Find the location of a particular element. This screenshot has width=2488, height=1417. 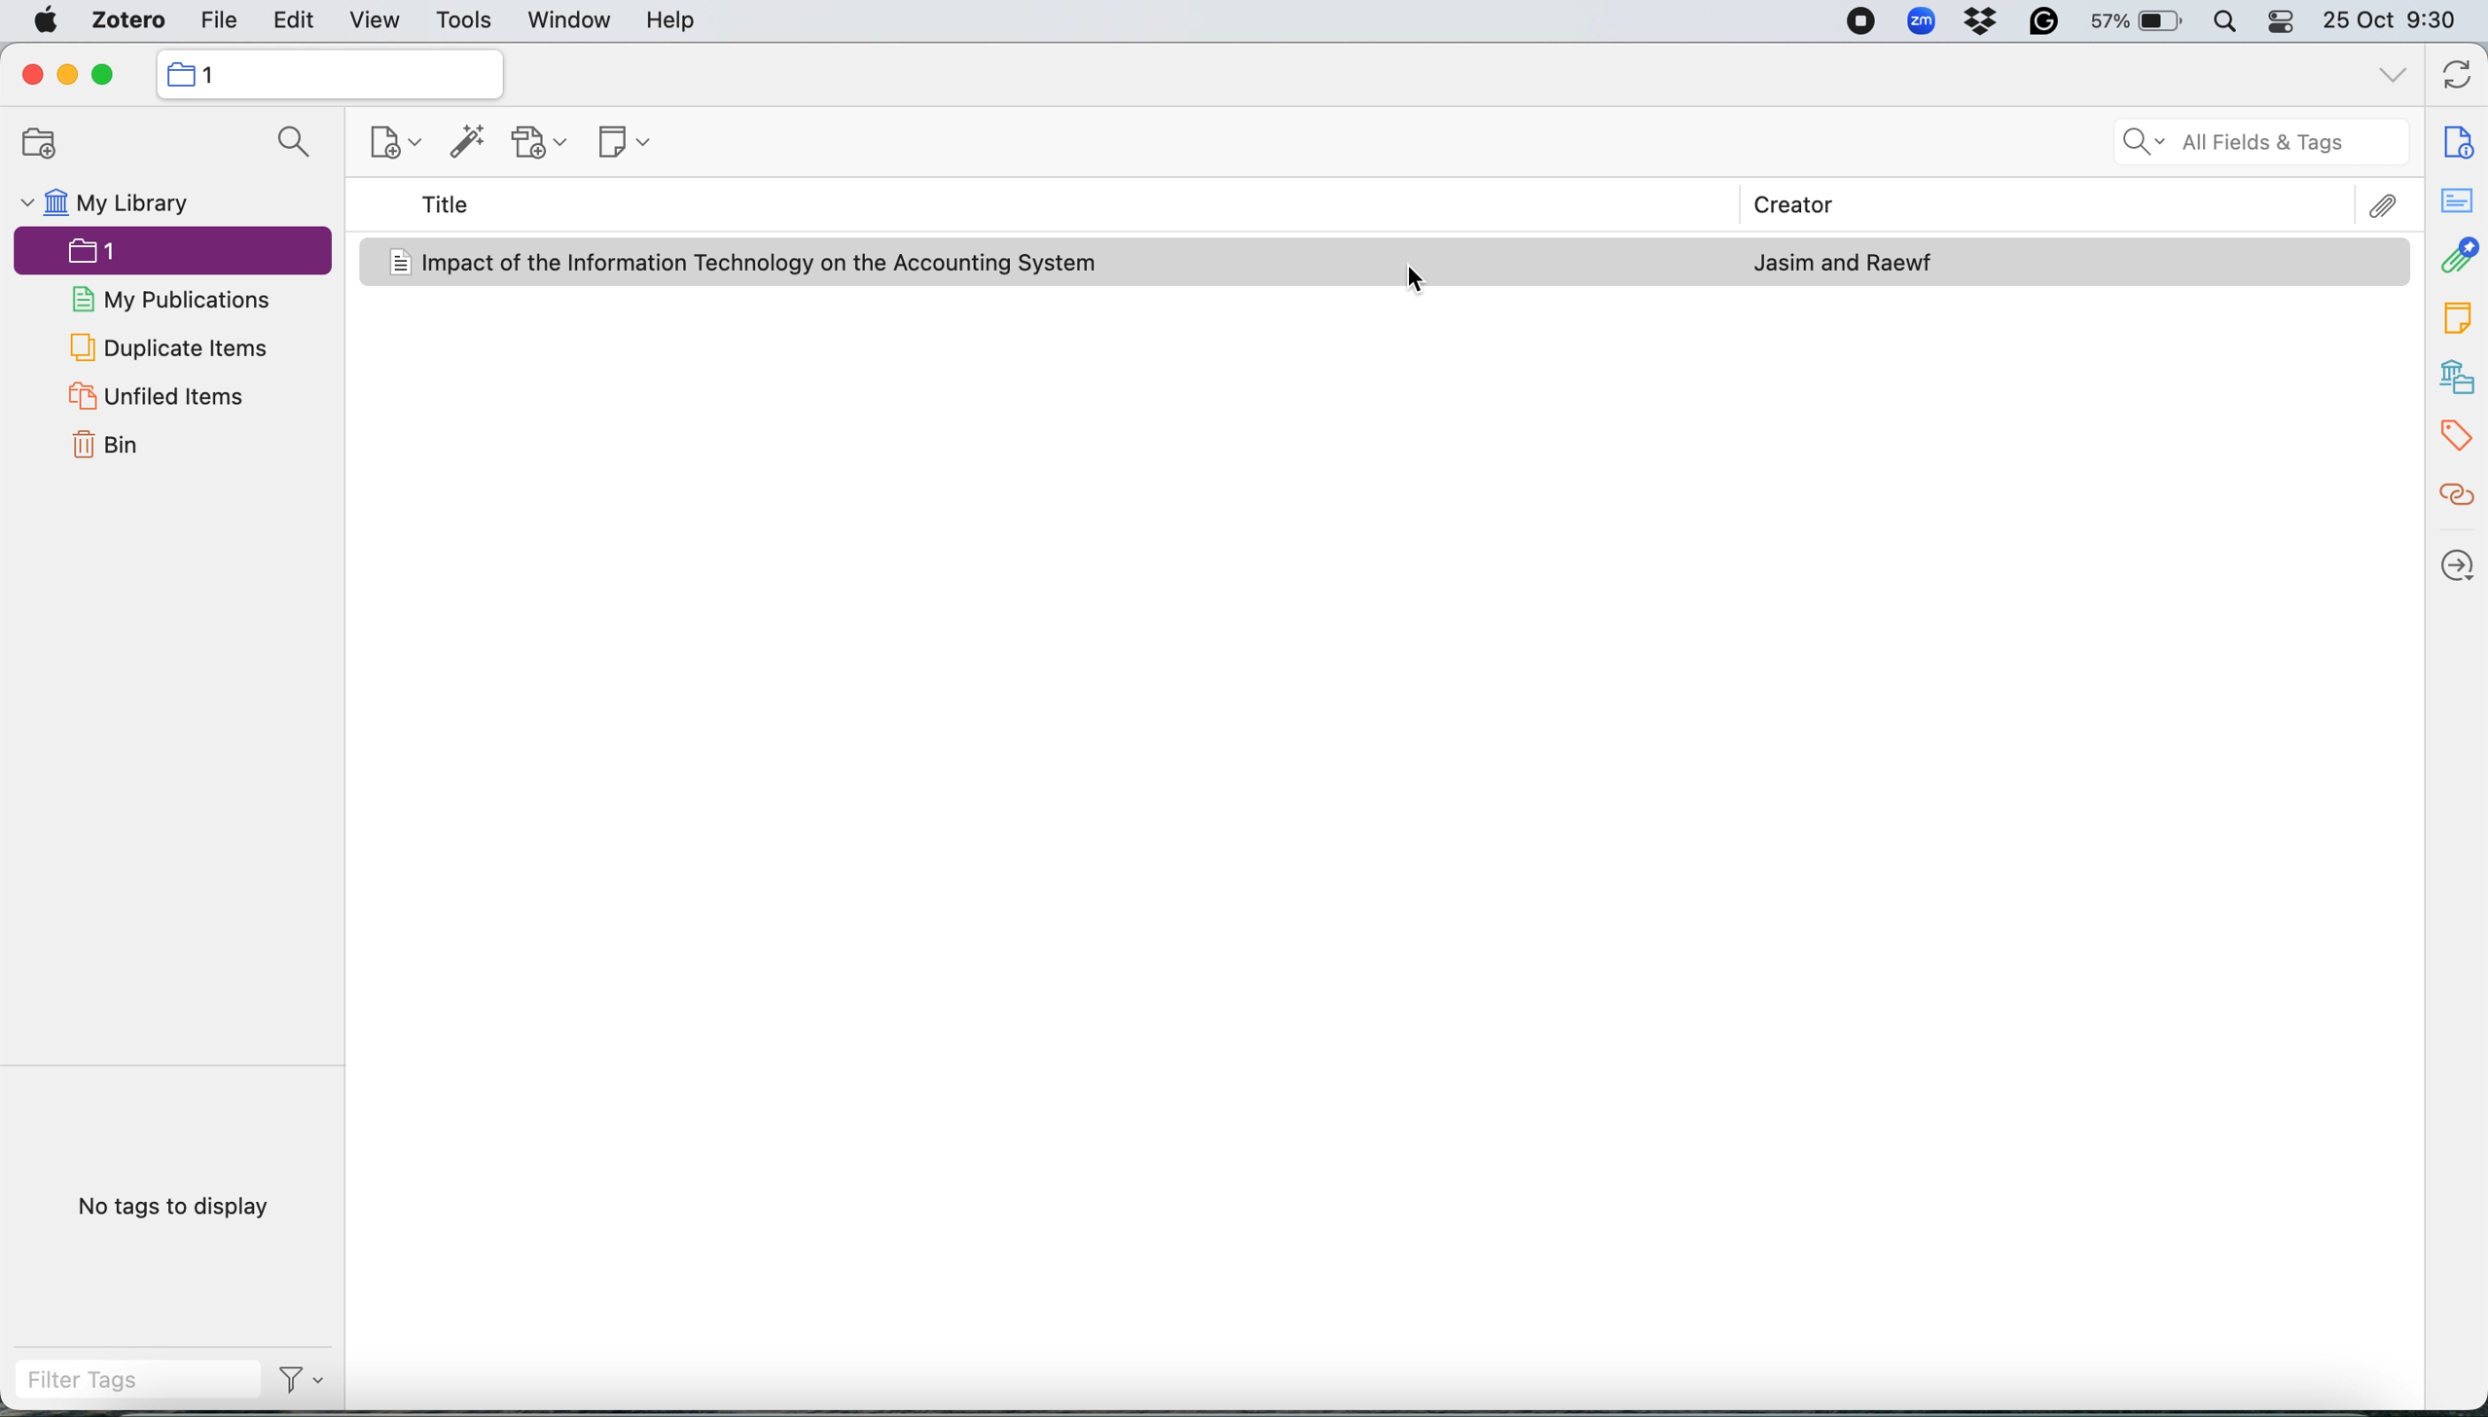

no tags to display is located at coordinates (168, 1207).